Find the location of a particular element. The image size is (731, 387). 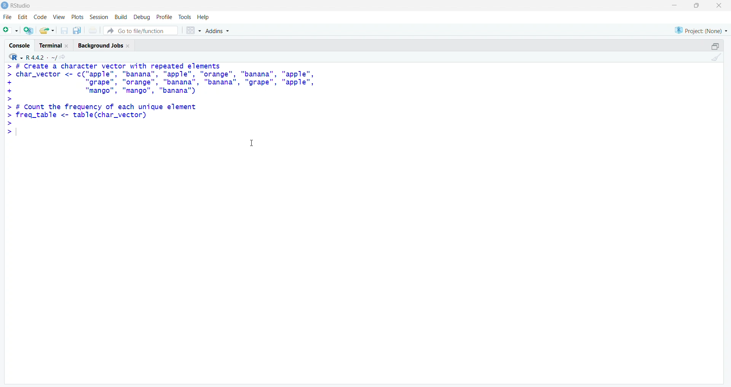

> # Create a character vector with repeated elements

> char_vector <- c("apple", "banana", "apple", "orange", "banana", "apple",
+ "grape", "orange", "banana", "banana", "grape", "apple",
+ "mango", "mango", "banana'")

>

> # Count the frequency of each unique element

> freq_table <- table(char_vector)

>

>| is located at coordinates (176, 99).